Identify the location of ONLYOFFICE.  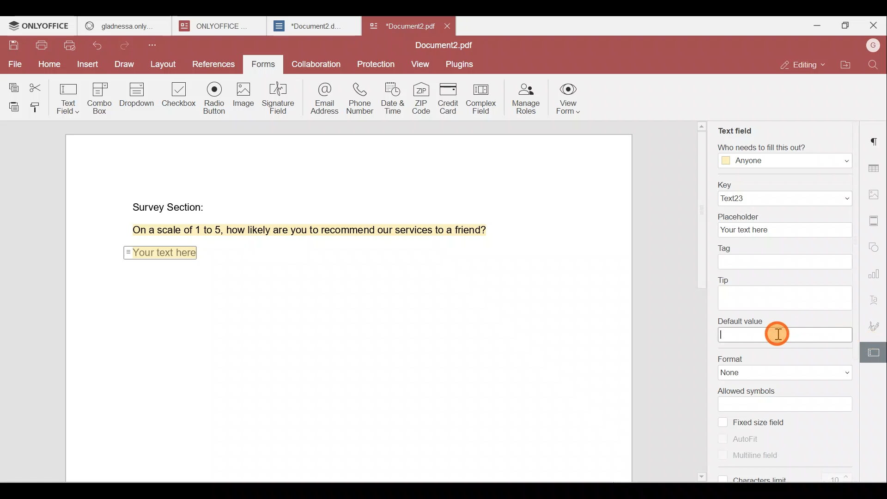
(40, 26).